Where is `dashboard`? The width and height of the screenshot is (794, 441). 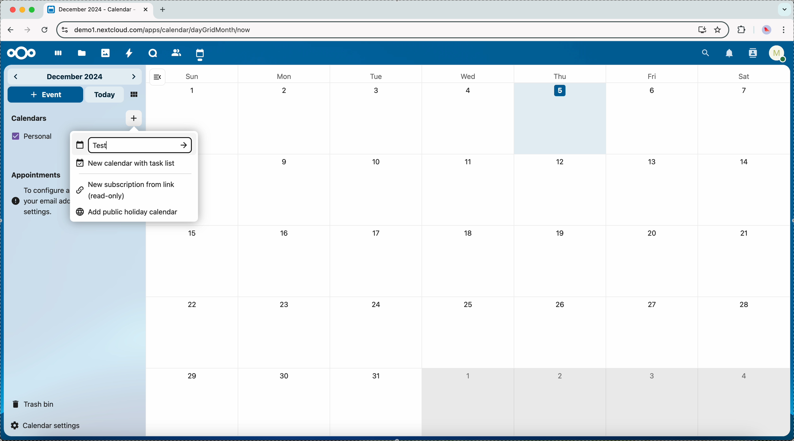 dashboard is located at coordinates (55, 54).